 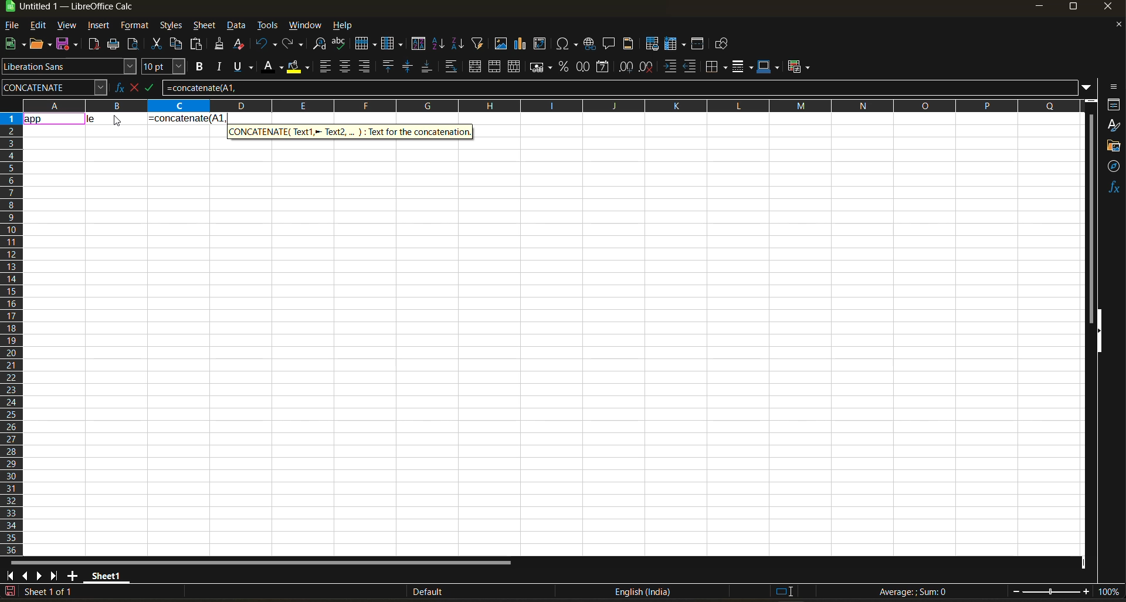 What do you see at coordinates (365, 43) in the screenshot?
I see `row` at bounding box center [365, 43].